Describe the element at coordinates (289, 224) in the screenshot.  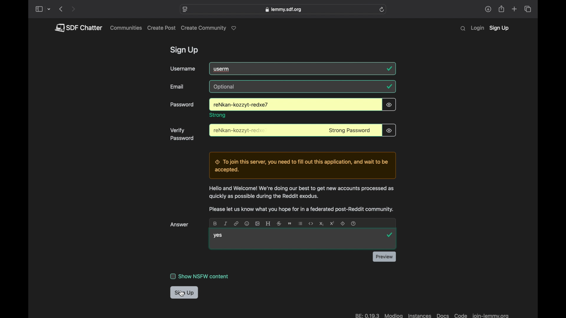
I see `quote` at that location.